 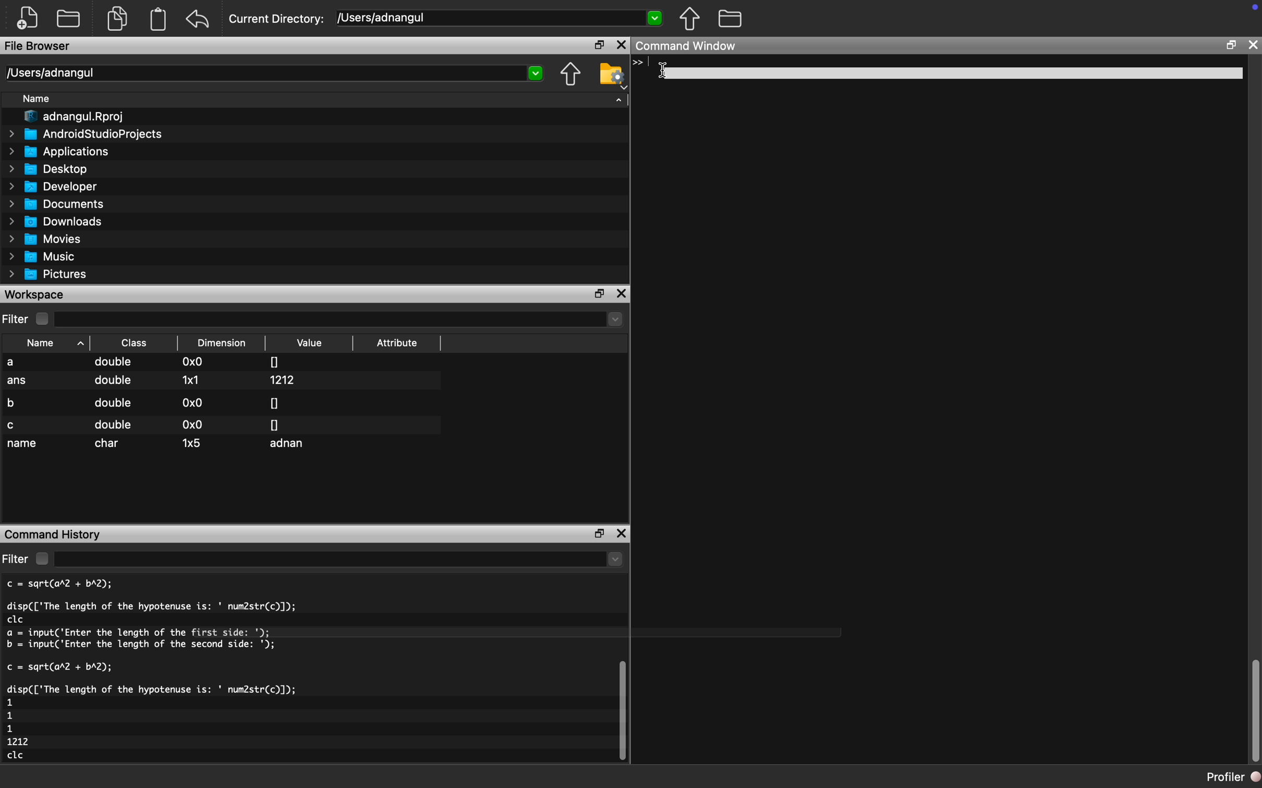 I want to click on I" adnangul.Rproj, so click(x=81, y=117).